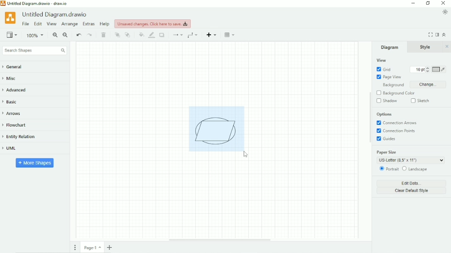 This screenshot has width=451, height=253. Describe the element at coordinates (141, 35) in the screenshot. I see `Fill color` at that location.